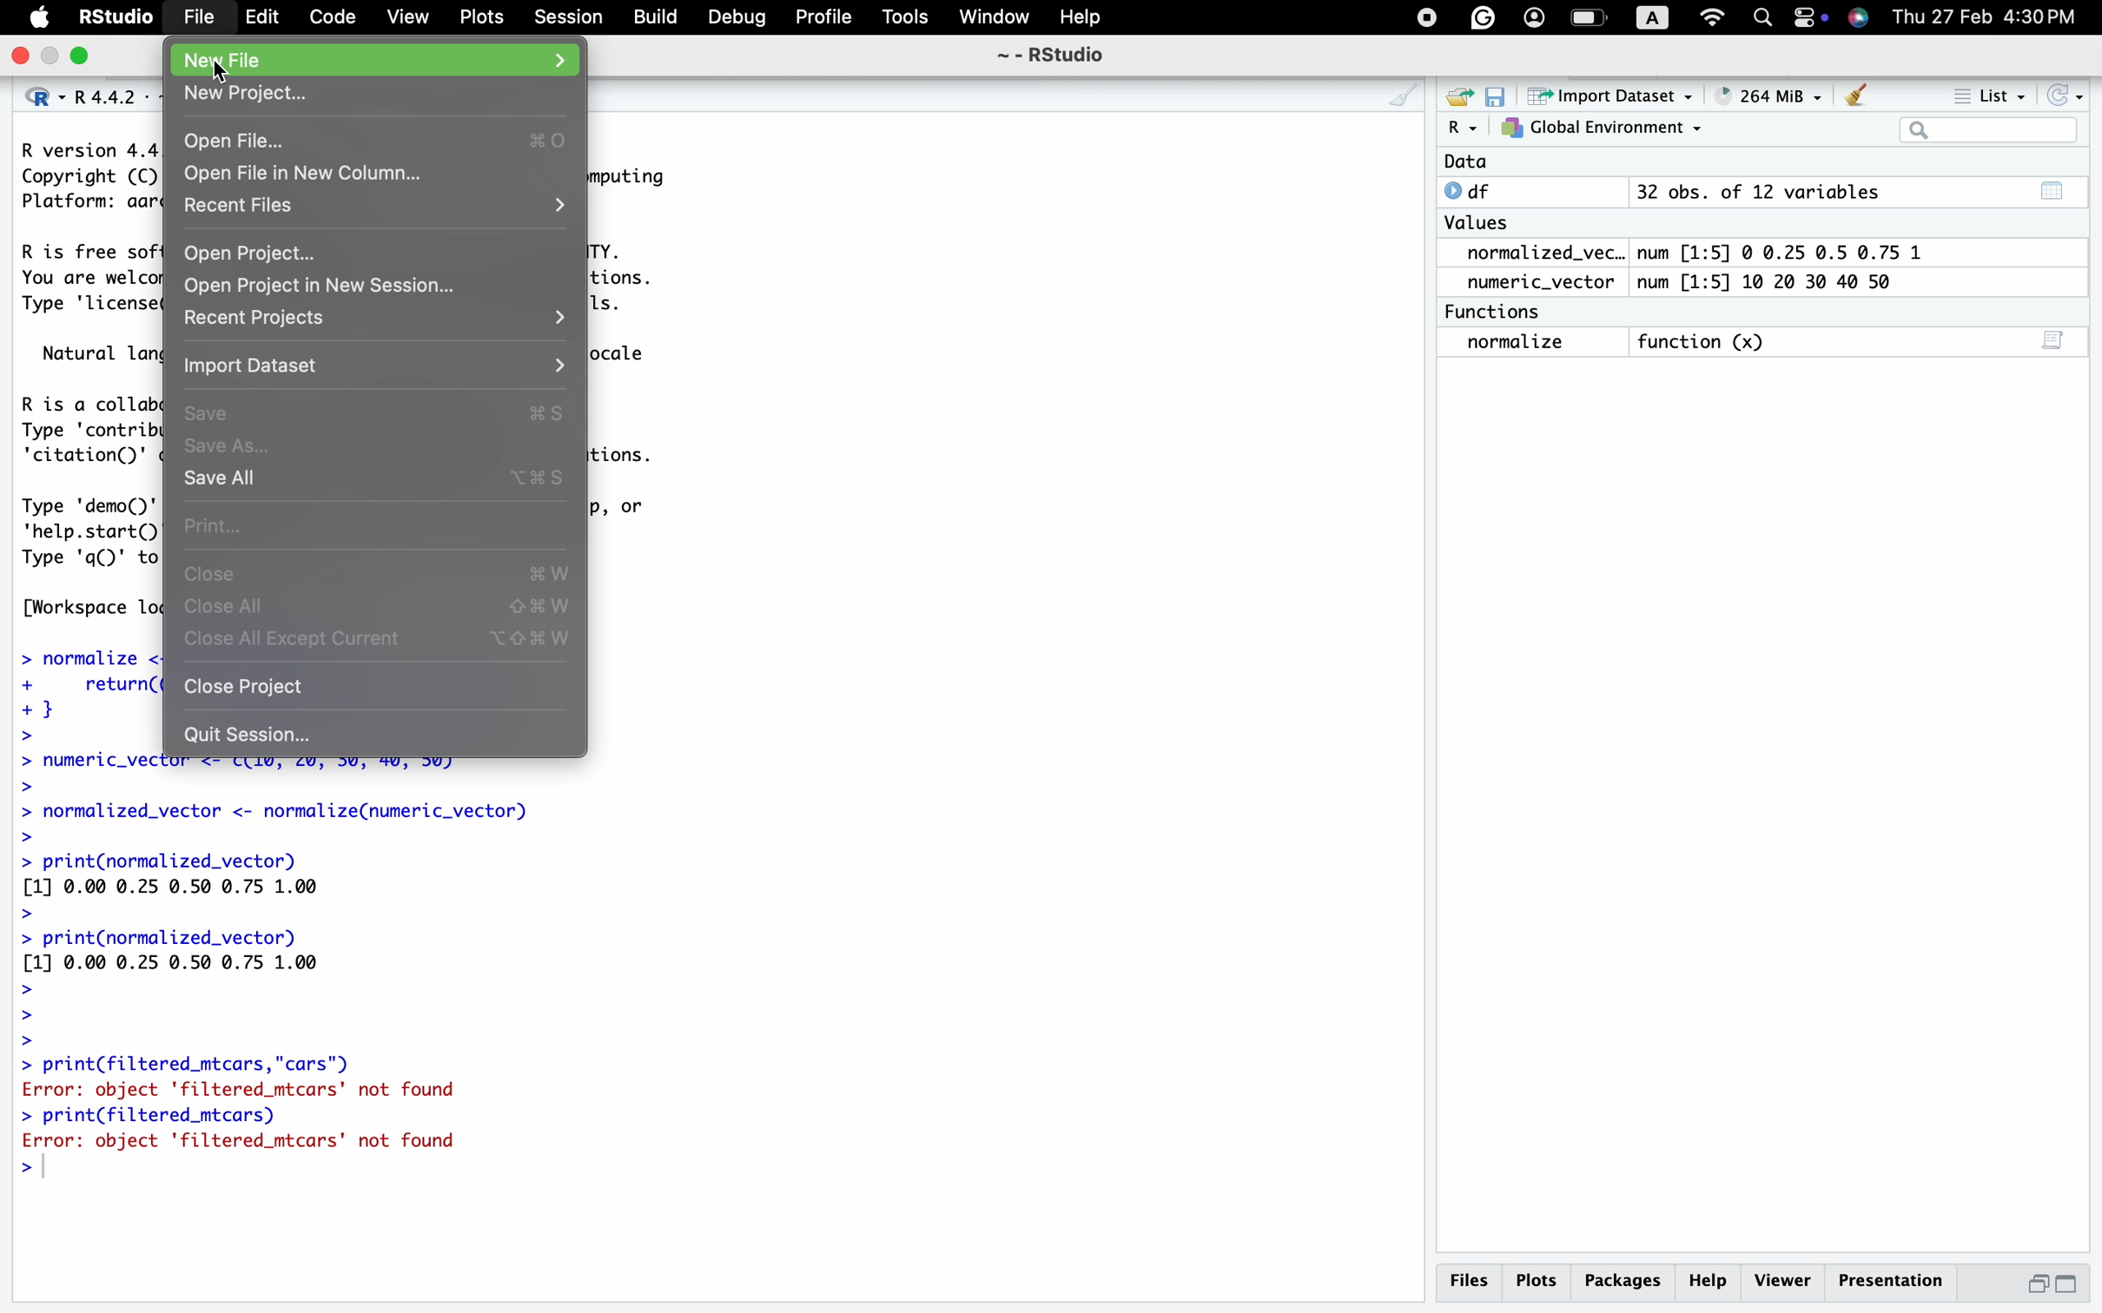 This screenshot has height=1313, width=2102. What do you see at coordinates (1478, 161) in the screenshot?
I see `date` at bounding box center [1478, 161].